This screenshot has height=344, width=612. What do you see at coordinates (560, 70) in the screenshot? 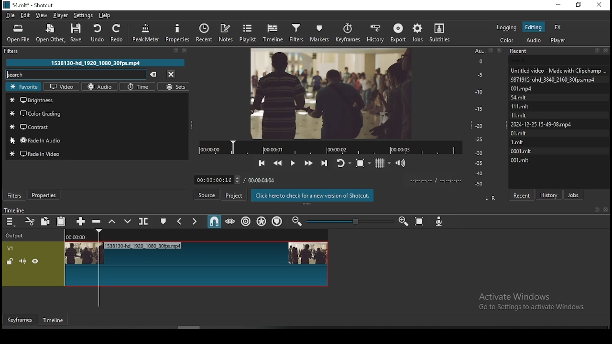
I see `Untitled video - Made with Clipchamp...` at bounding box center [560, 70].